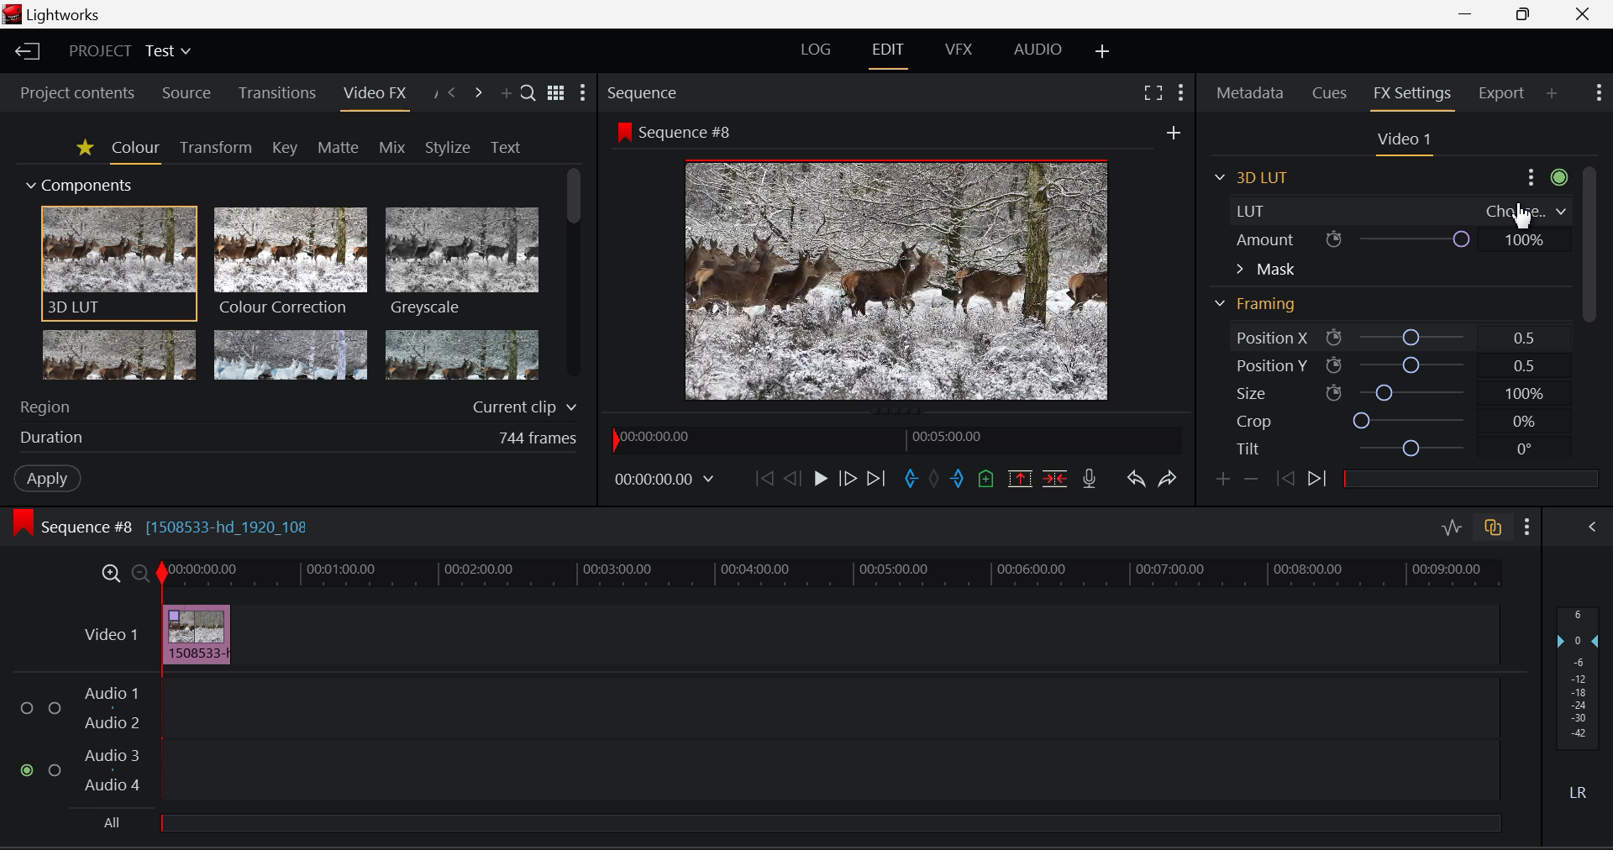  What do you see at coordinates (936, 481) in the screenshot?
I see `Remove all marks` at bounding box center [936, 481].